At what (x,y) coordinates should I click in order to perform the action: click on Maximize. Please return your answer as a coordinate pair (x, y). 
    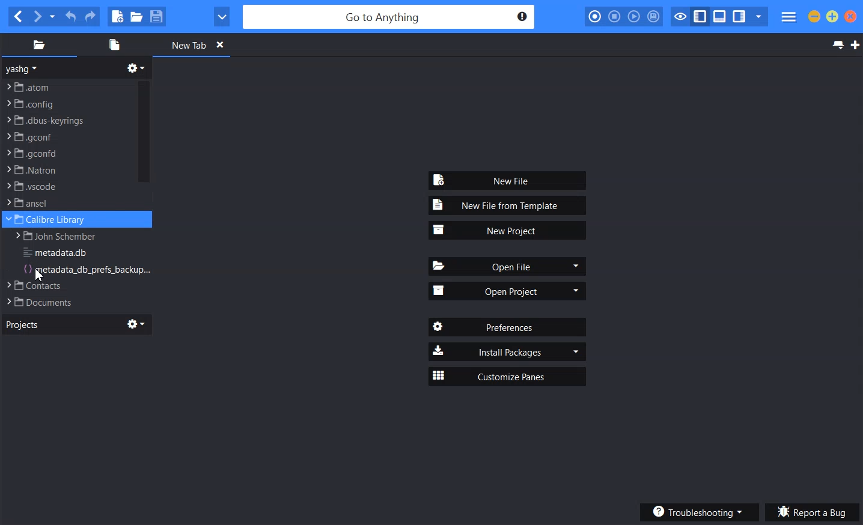
    Looking at the image, I should click on (832, 16).